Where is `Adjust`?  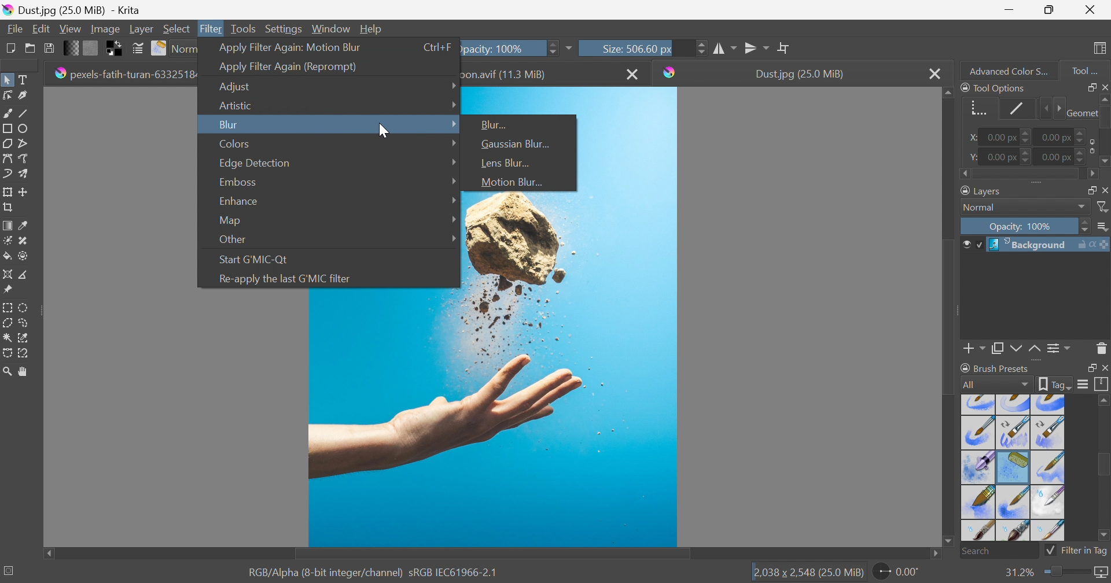 Adjust is located at coordinates (238, 87).